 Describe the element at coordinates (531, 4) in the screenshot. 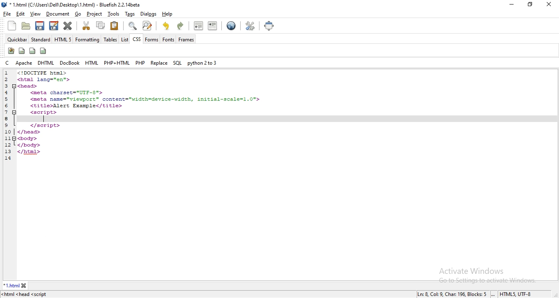

I see `restore windows` at that location.